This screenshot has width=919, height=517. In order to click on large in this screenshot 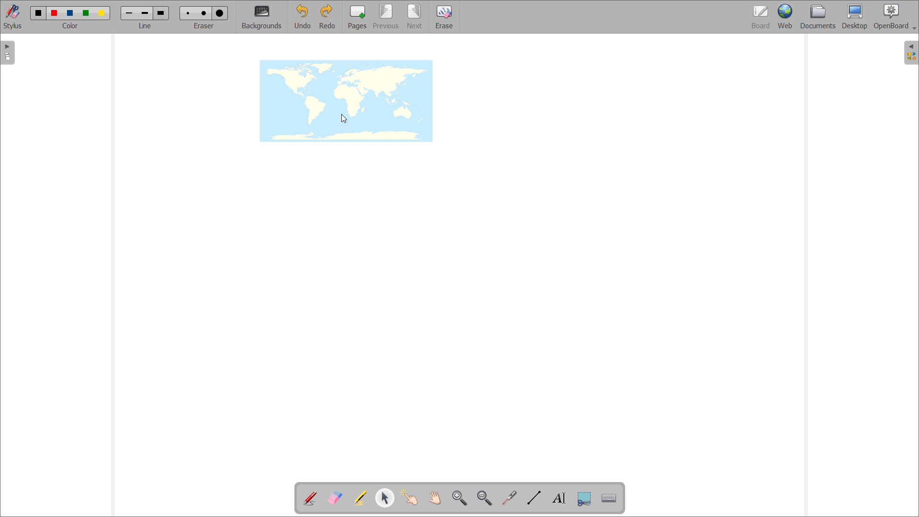, I will do `click(162, 13)`.